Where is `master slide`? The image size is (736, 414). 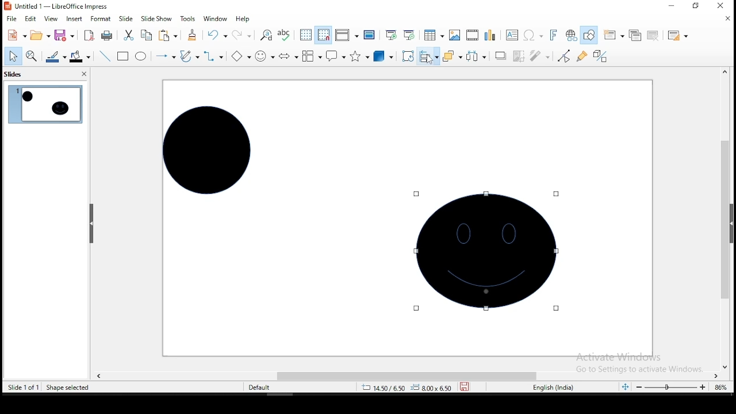
master slide is located at coordinates (369, 35).